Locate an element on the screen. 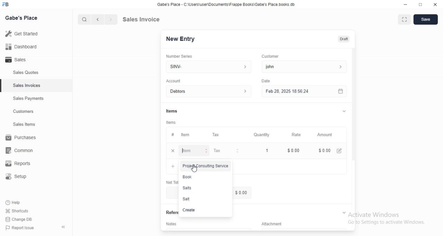 This screenshot has width=443, height=236. Project Consulting Service is located at coordinates (205, 166).